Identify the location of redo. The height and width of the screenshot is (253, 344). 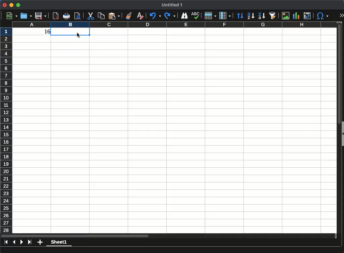
(170, 16).